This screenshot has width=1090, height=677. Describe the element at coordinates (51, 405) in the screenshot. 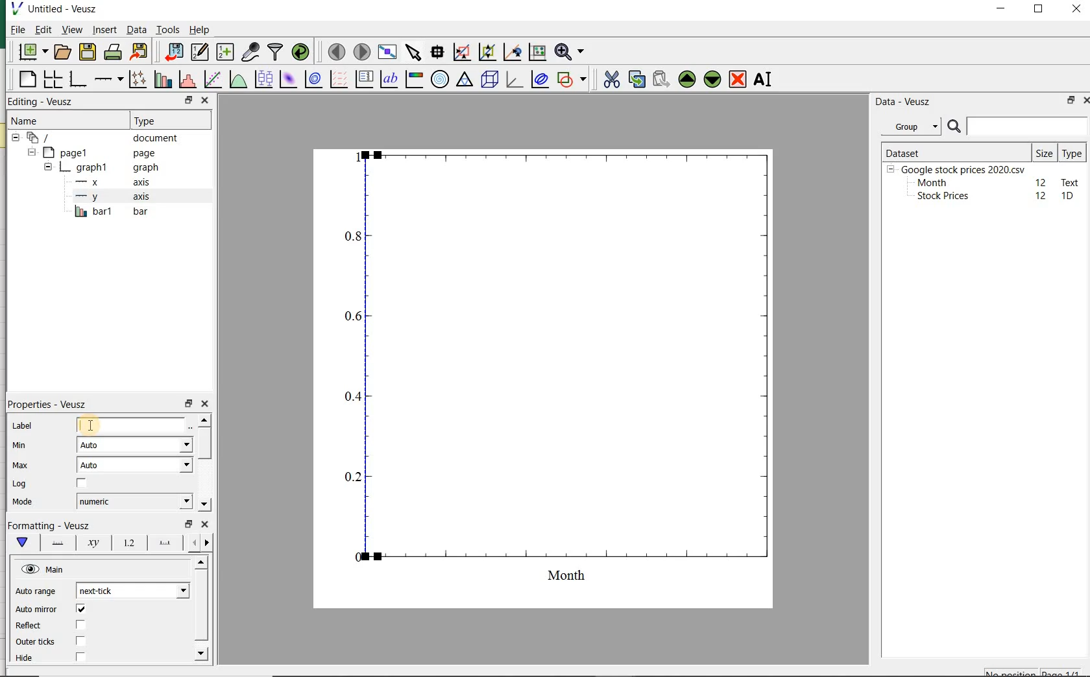

I see `Properties - Veusz` at that location.